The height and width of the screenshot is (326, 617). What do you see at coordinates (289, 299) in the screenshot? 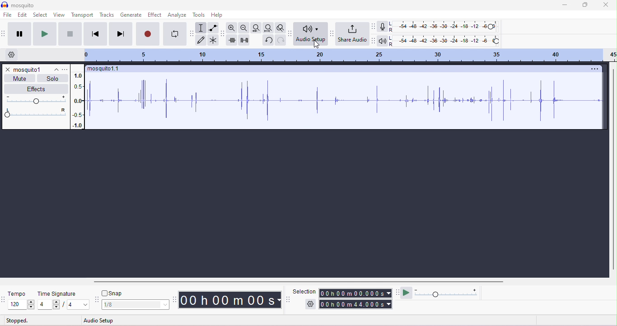
I see `selection tool bar` at bounding box center [289, 299].